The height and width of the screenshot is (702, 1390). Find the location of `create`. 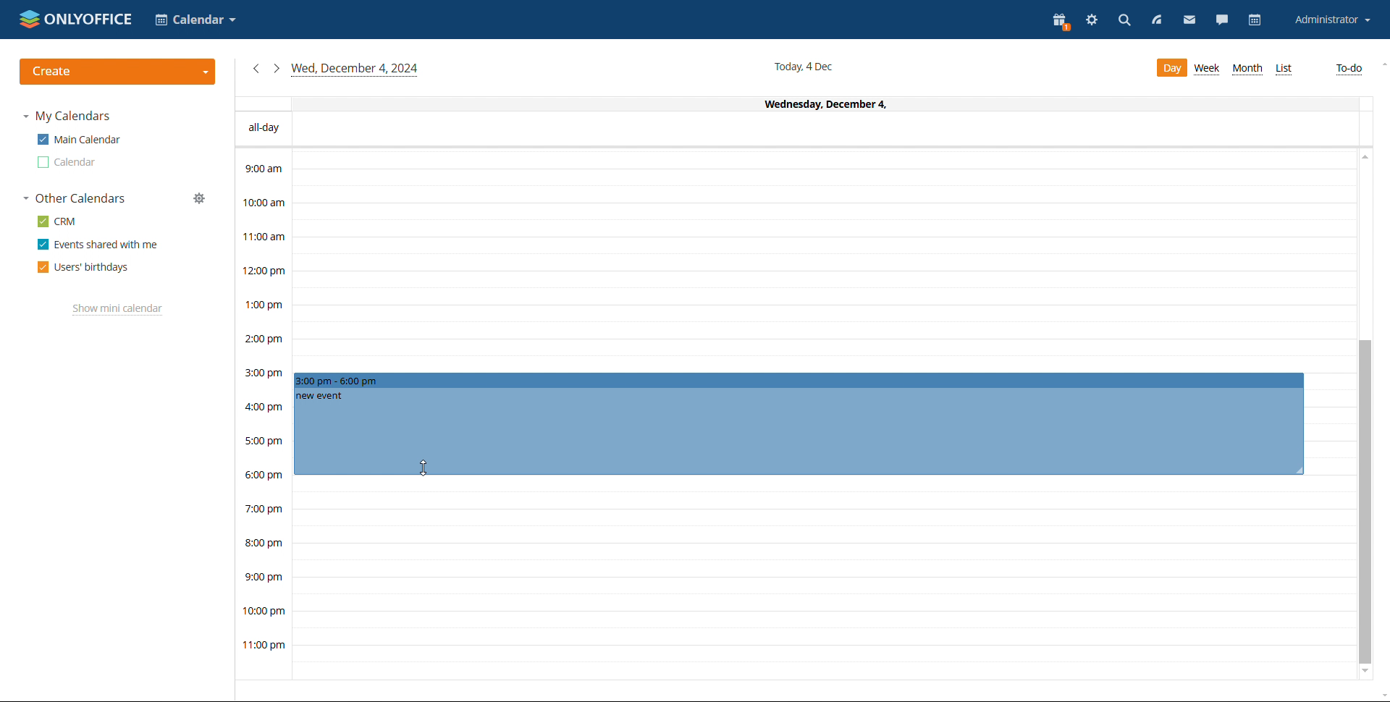

create is located at coordinates (117, 72).